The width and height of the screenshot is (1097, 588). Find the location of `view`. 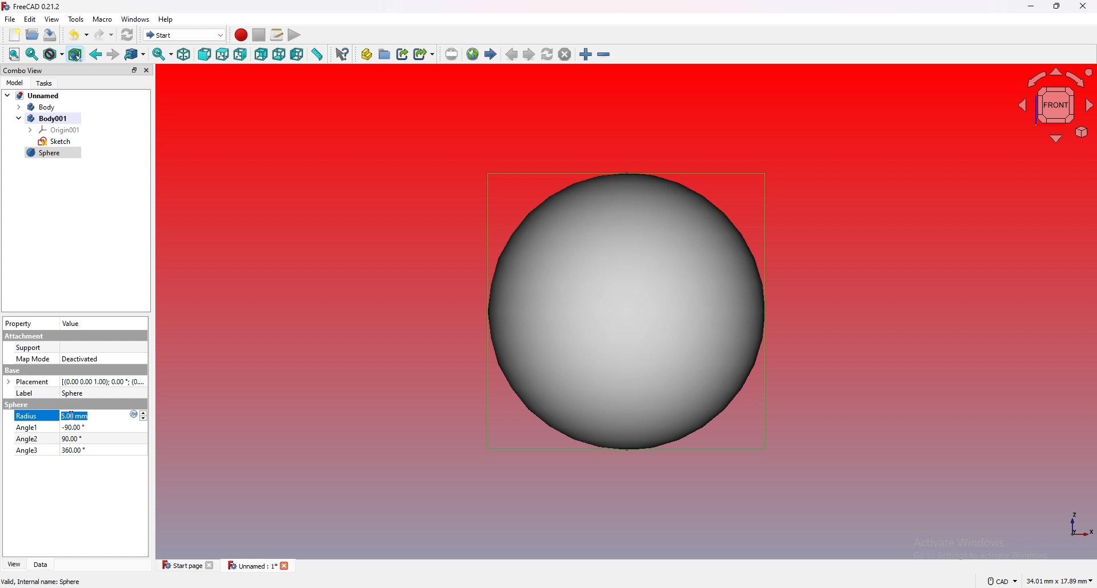

view is located at coordinates (13, 565).